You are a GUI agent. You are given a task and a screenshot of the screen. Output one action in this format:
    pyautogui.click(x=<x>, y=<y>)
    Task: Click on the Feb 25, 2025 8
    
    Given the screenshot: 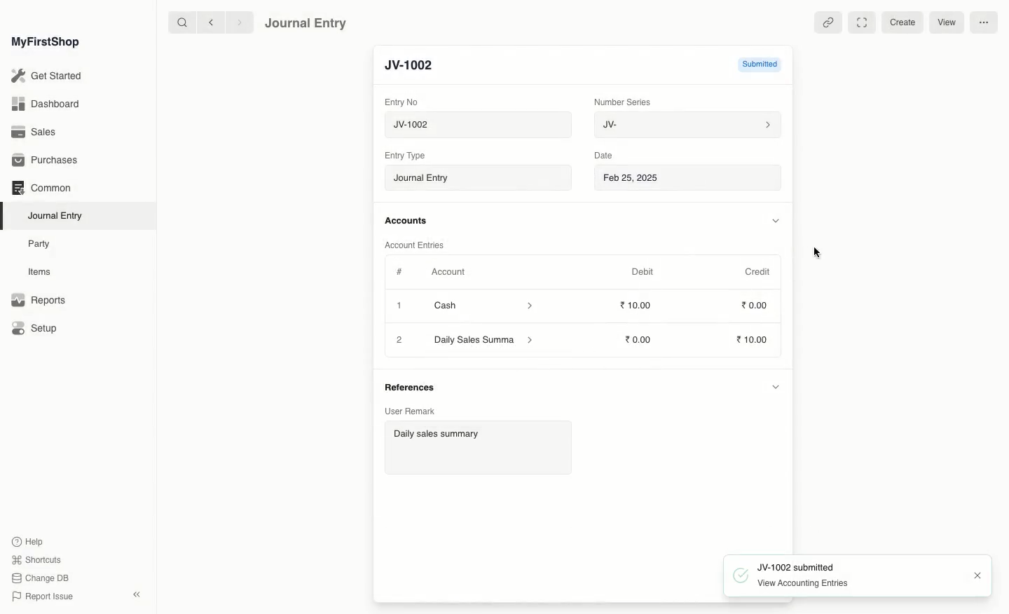 What is the action you would take?
    pyautogui.click(x=689, y=177)
    